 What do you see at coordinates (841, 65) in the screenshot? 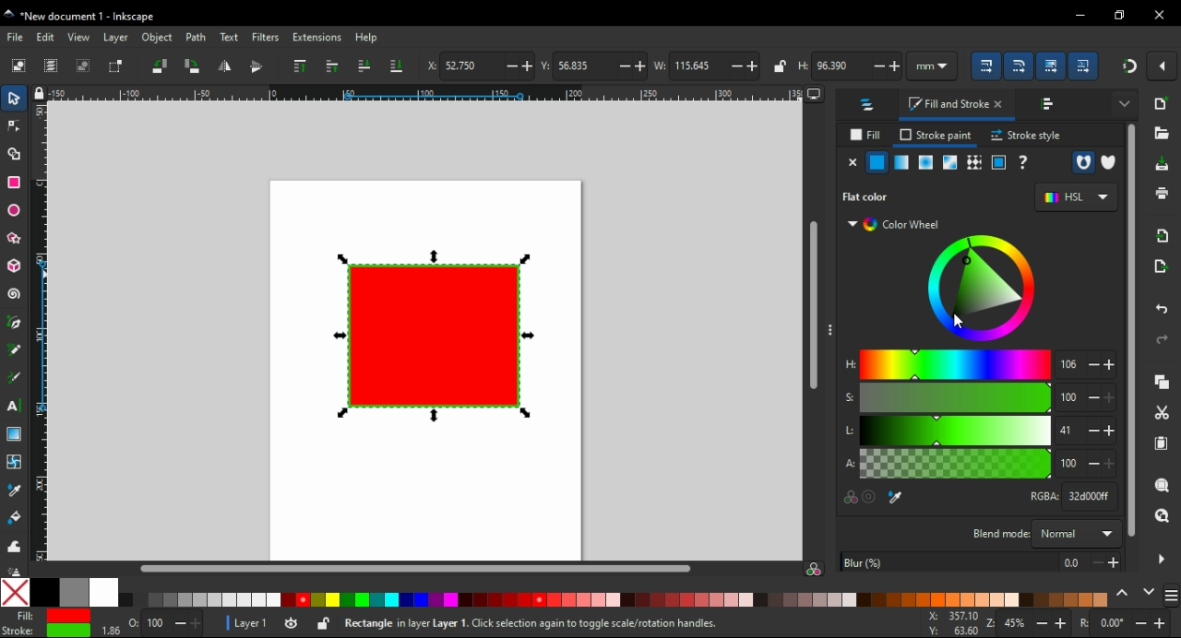
I see `96` at bounding box center [841, 65].